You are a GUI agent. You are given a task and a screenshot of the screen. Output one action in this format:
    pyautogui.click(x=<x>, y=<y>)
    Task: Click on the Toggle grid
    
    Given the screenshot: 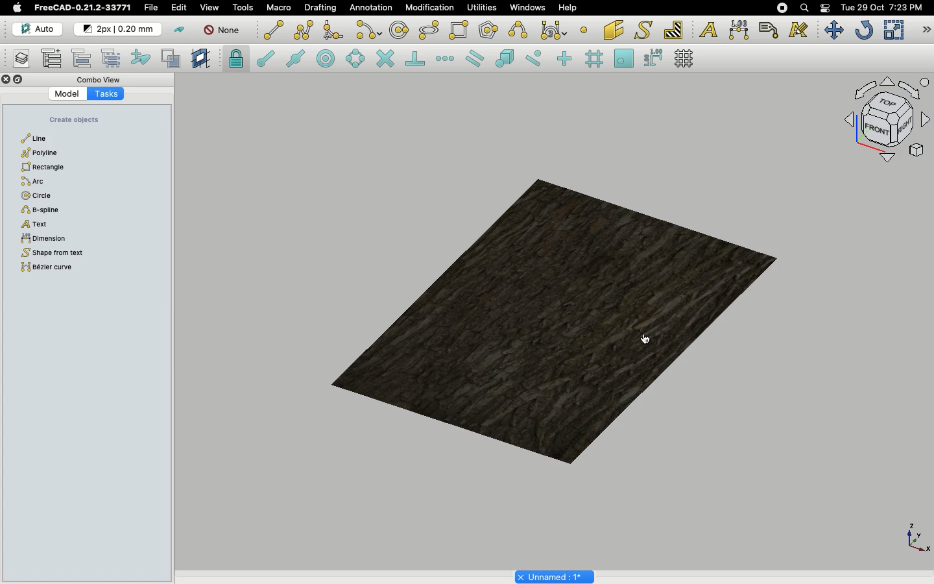 What is the action you would take?
    pyautogui.click(x=688, y=58)
    